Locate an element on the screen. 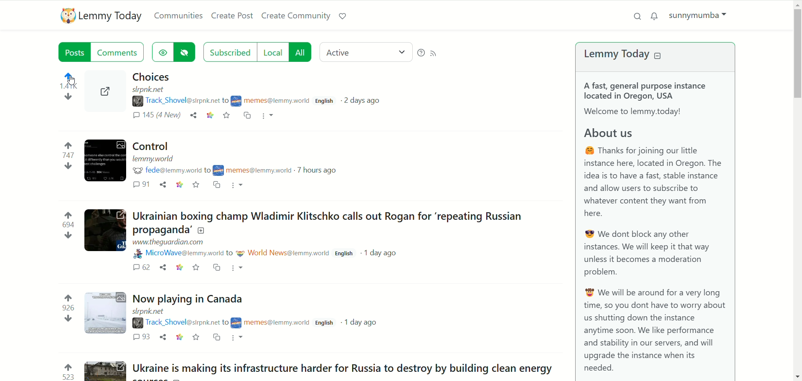 This screenshot has height=381, width=802. poster image is located at coordinates (137, 102).